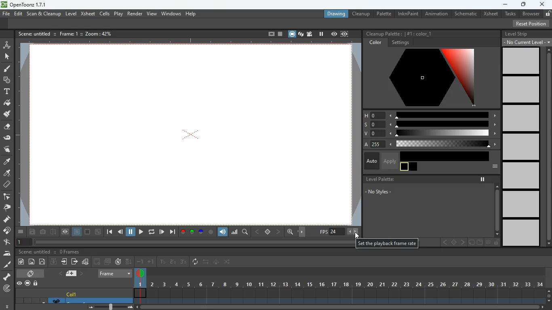 The width and height of the screenshot is (552, 310). I want to click on radar, so click(6, 289).